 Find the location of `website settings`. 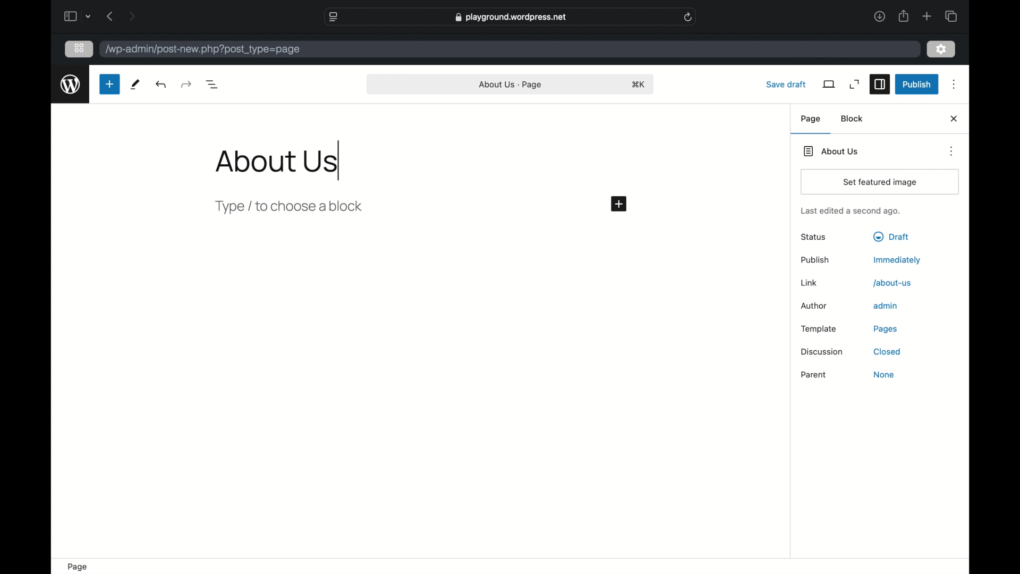

website settings is located at coordinates (334, 17).